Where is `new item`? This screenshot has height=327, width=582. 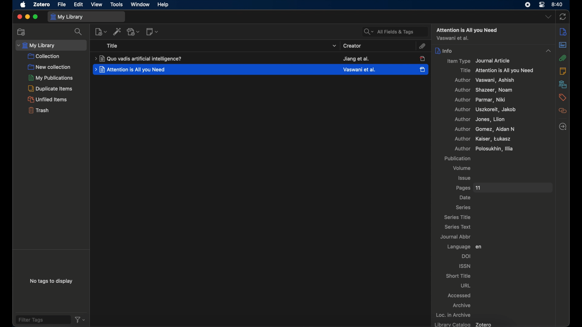 new item is located at coordinates (101, 31).